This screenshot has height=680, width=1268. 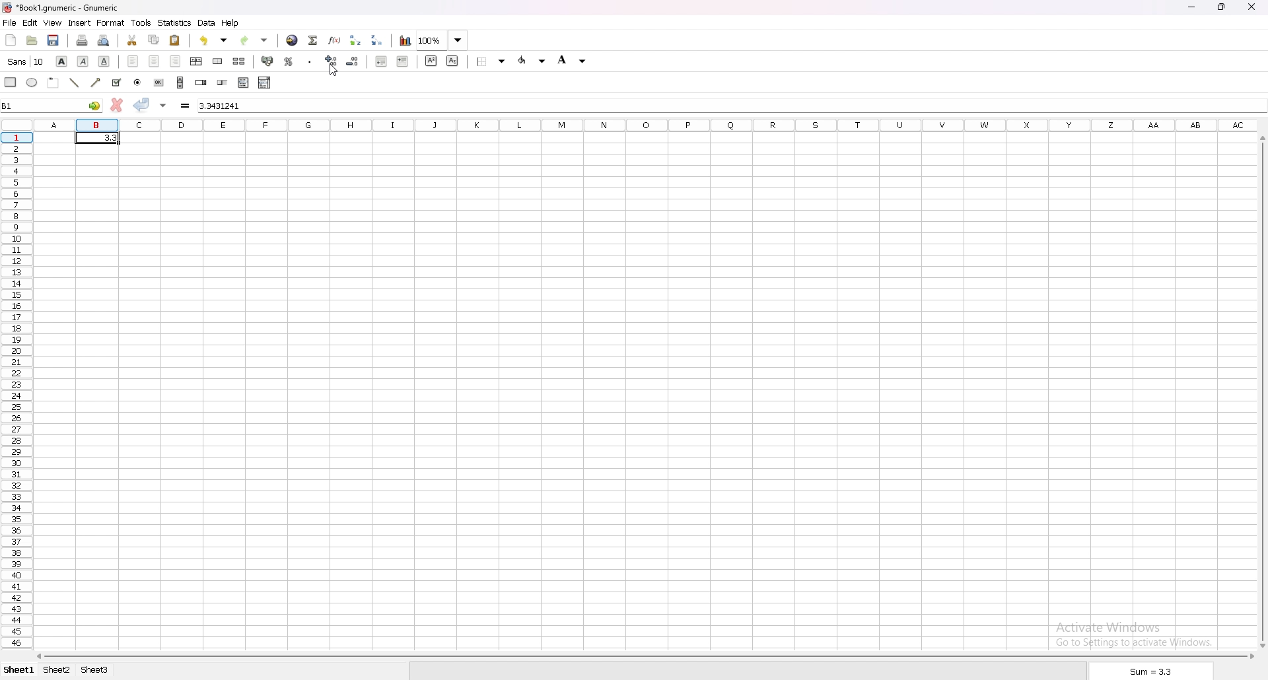 What do you see at coordinates (104, 40) in the screenshot?
I see `print preview` at bounding box center [104, 40].